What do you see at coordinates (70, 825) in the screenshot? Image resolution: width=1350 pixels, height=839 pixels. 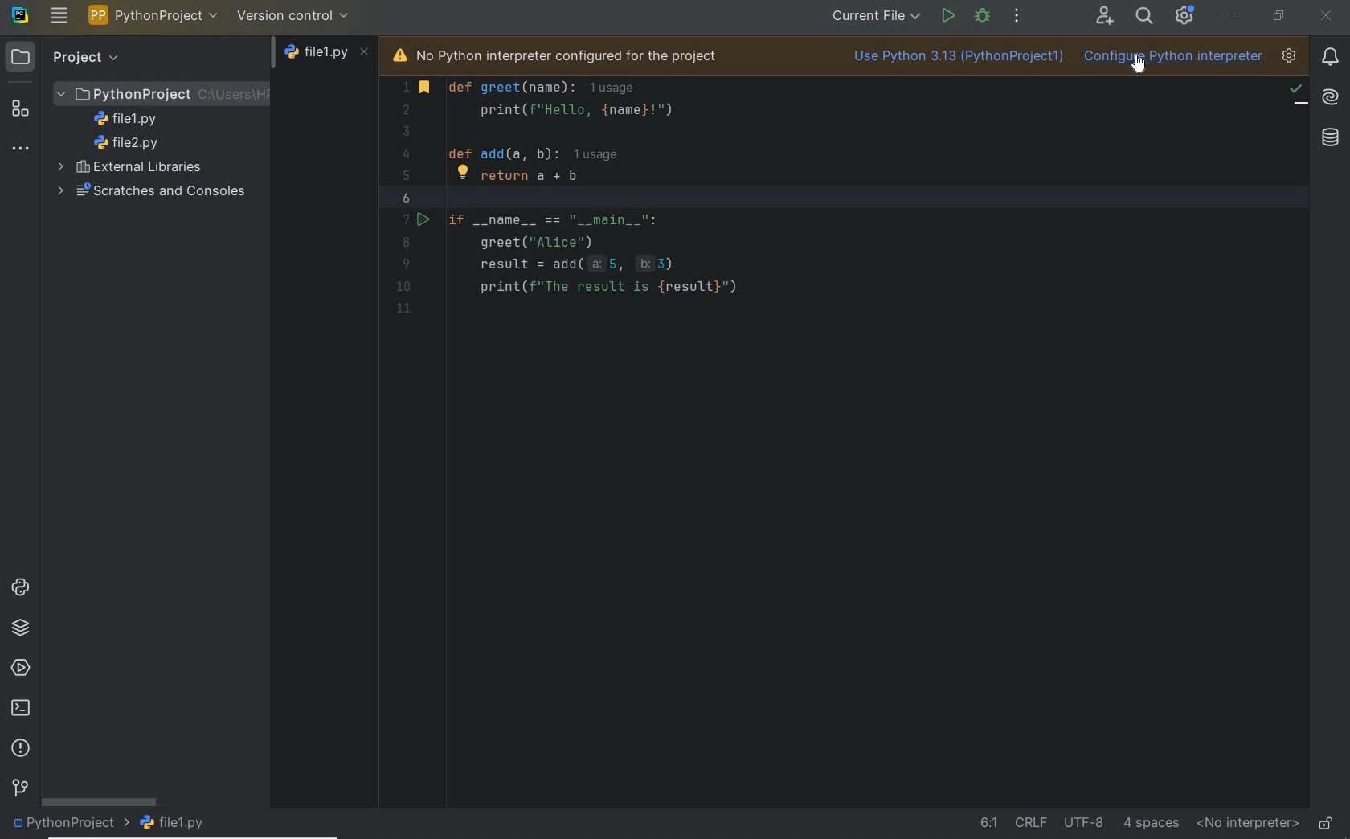 I see `project name` at bounding box center [70, 825].